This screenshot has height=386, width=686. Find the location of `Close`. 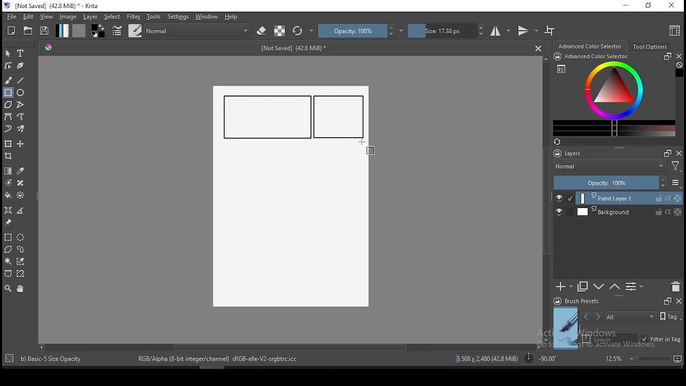

Close is located at coordinates (538, 48).